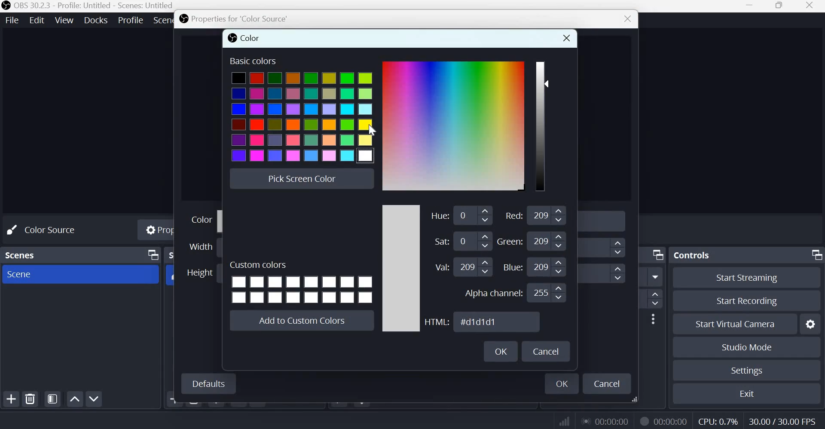 This screenshot has width=825, height=429. What do you see at coordinates (11, 399) in the screenshot?
I see `add scene` at bounding box center [11, 399].